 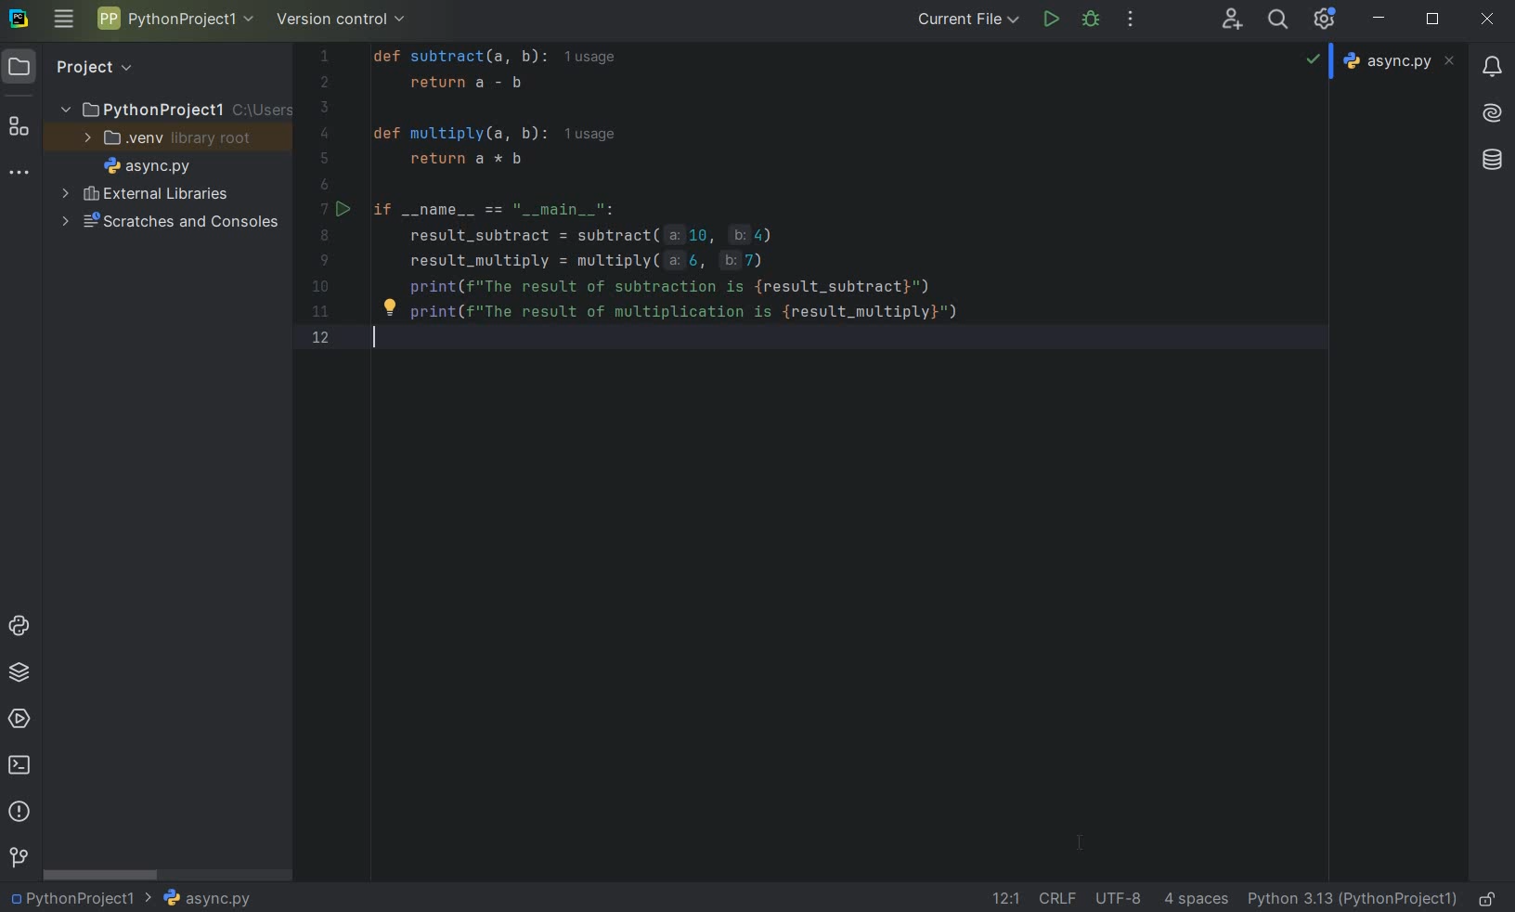 I want to click on python console, so click(x=22, y=627).